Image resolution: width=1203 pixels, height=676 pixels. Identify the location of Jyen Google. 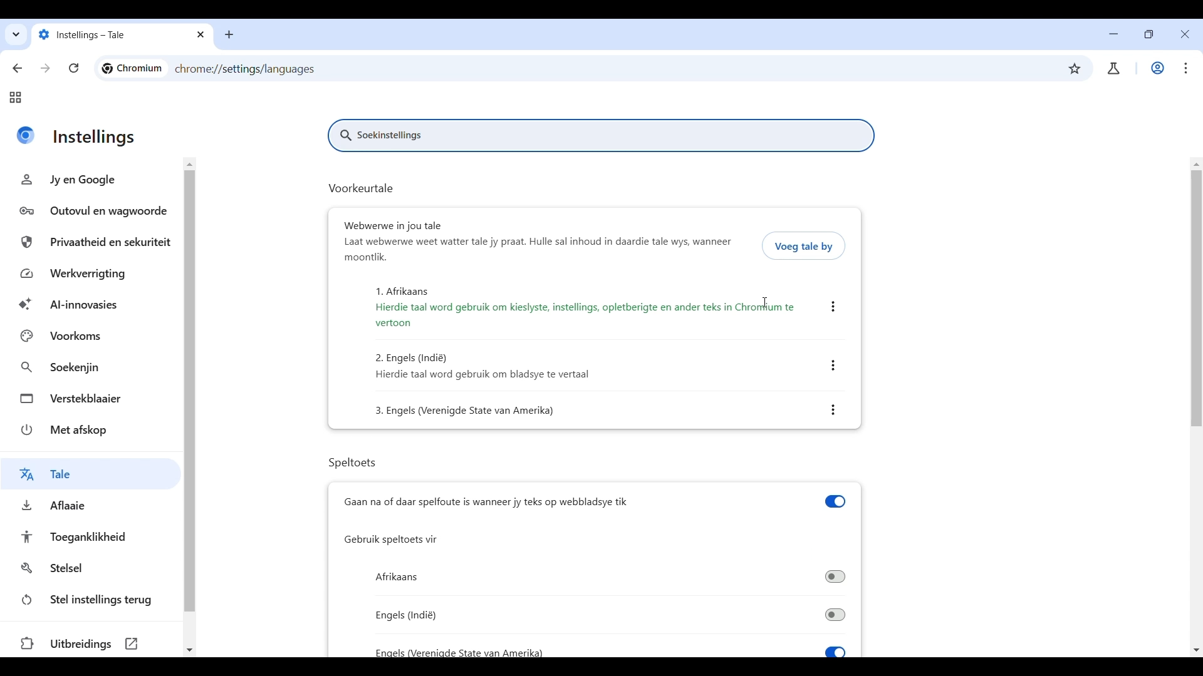
(71, 178).